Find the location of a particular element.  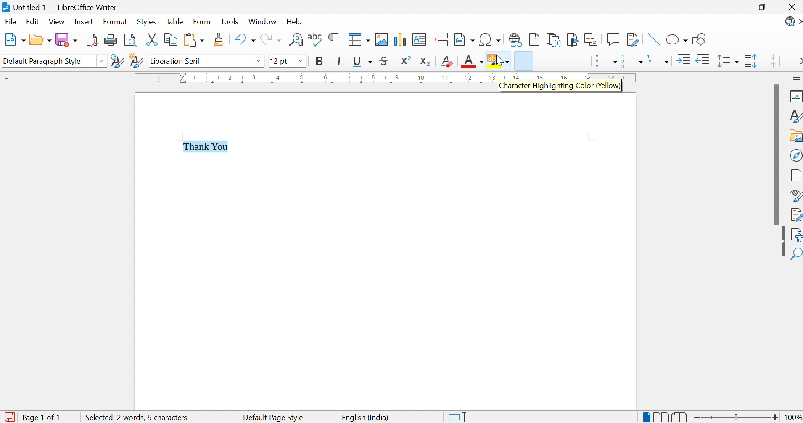

Single-page View is located at coordinates (644, 416).